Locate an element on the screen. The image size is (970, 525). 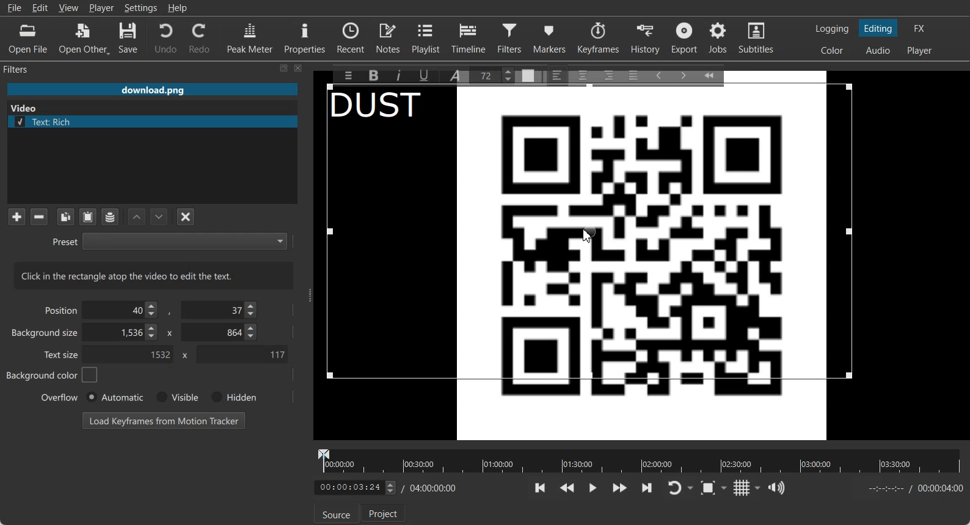
Bold is located at coordinates (373, 76).